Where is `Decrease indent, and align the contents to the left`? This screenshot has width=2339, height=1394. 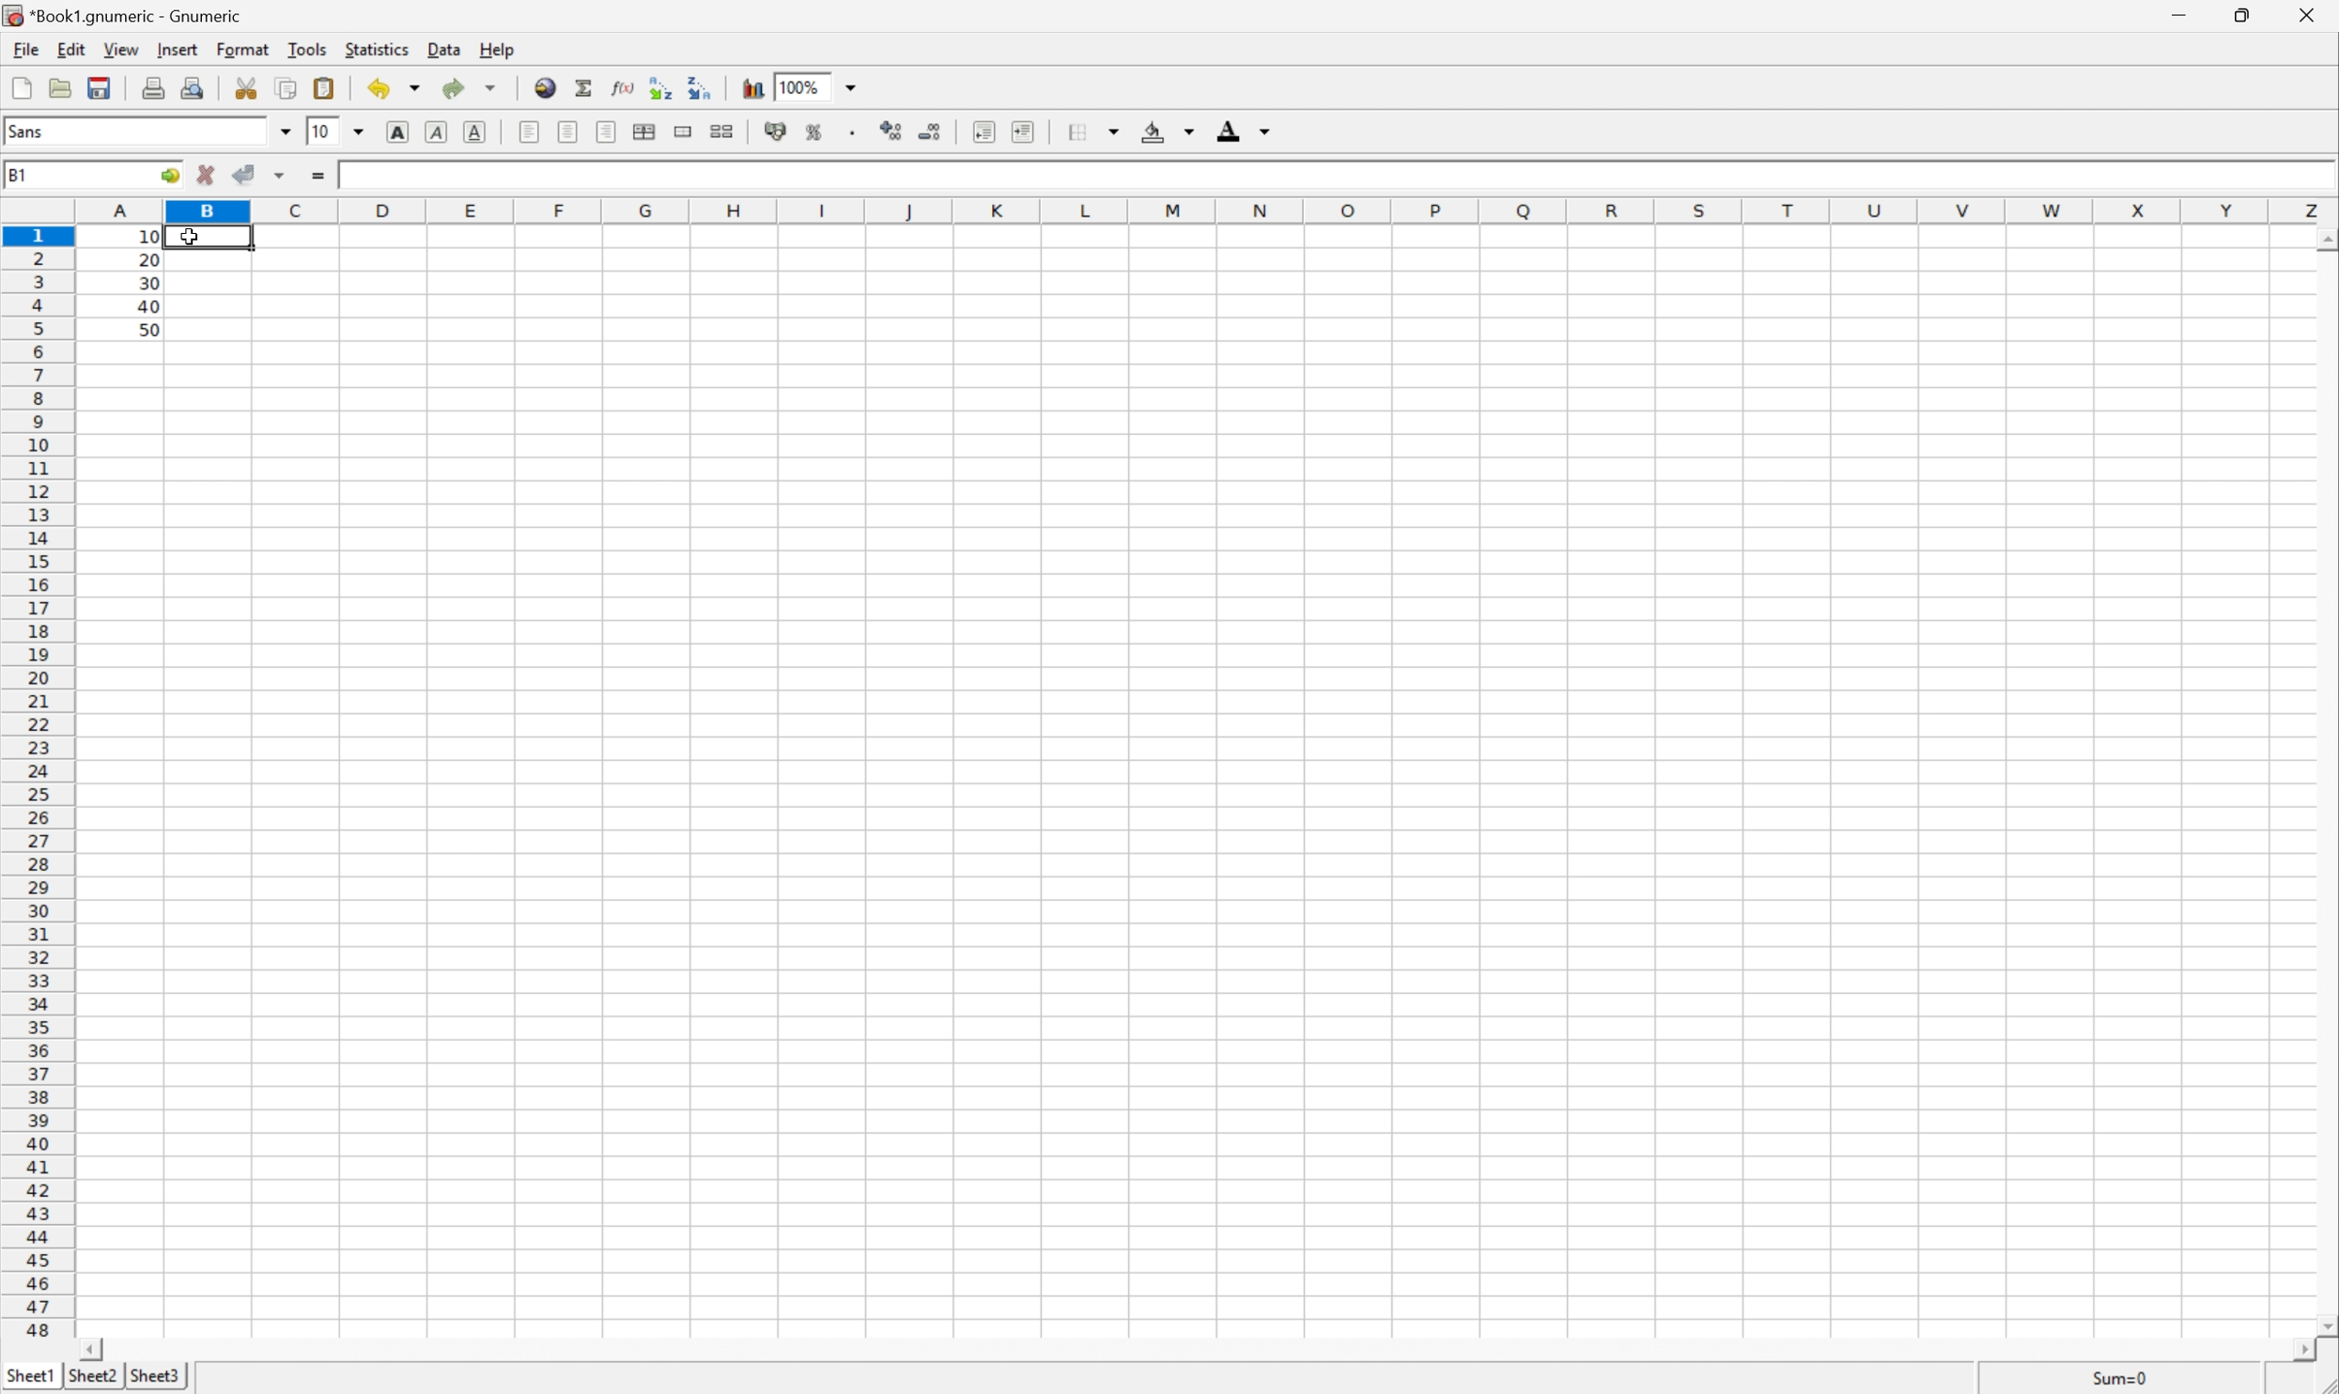
Decrease indent, and align the contents to the left is located at coordinates (984, 130).